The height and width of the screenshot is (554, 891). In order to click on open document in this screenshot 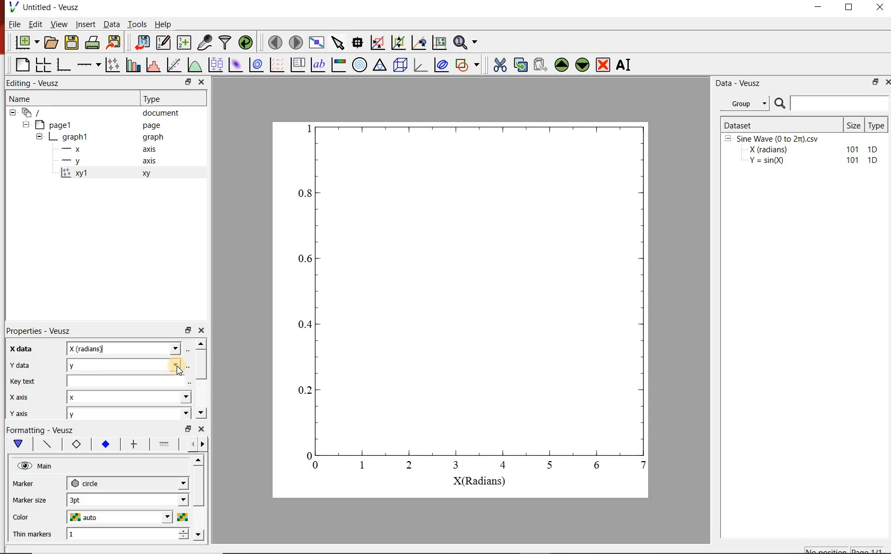, I will do `click(51, 42)`.